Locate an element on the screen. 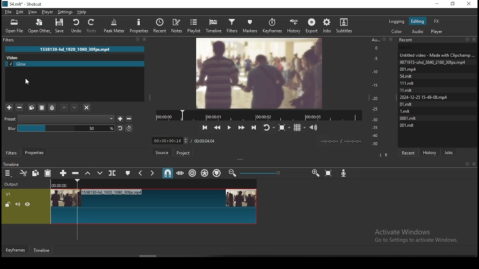 This screenshot has height=269, width=479. minimize is located at coordinates (436, 4).